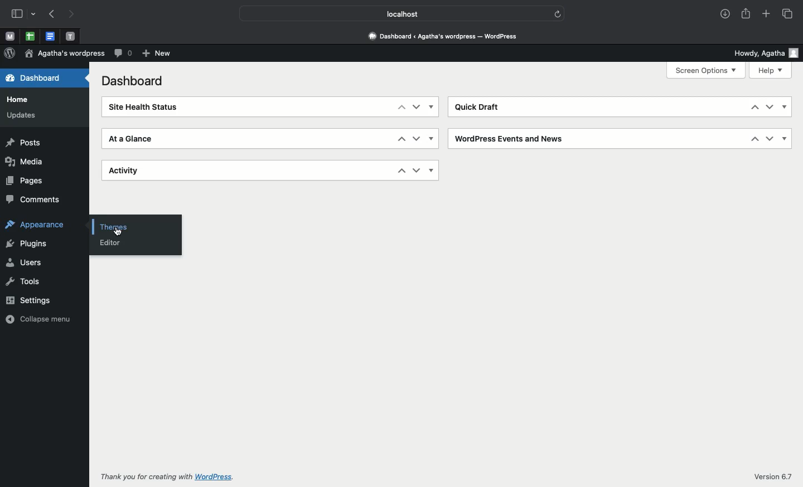 This screenshot has height=487, width=803. What do you see at coordinates (131, 138) in the screenshot?
I see `At a glance` at bounding box center [131, 138].